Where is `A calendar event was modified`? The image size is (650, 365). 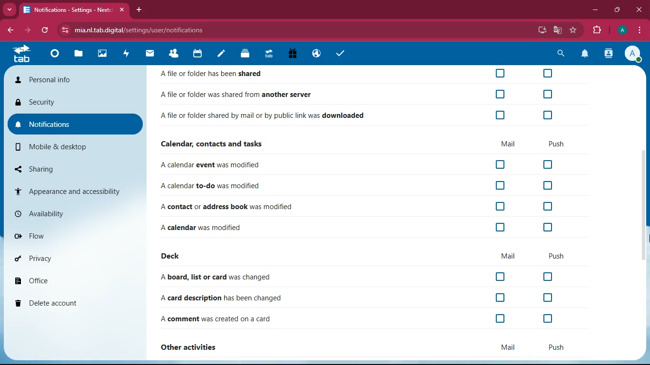 A calendar event was modified is located at coordinates (219, 166).